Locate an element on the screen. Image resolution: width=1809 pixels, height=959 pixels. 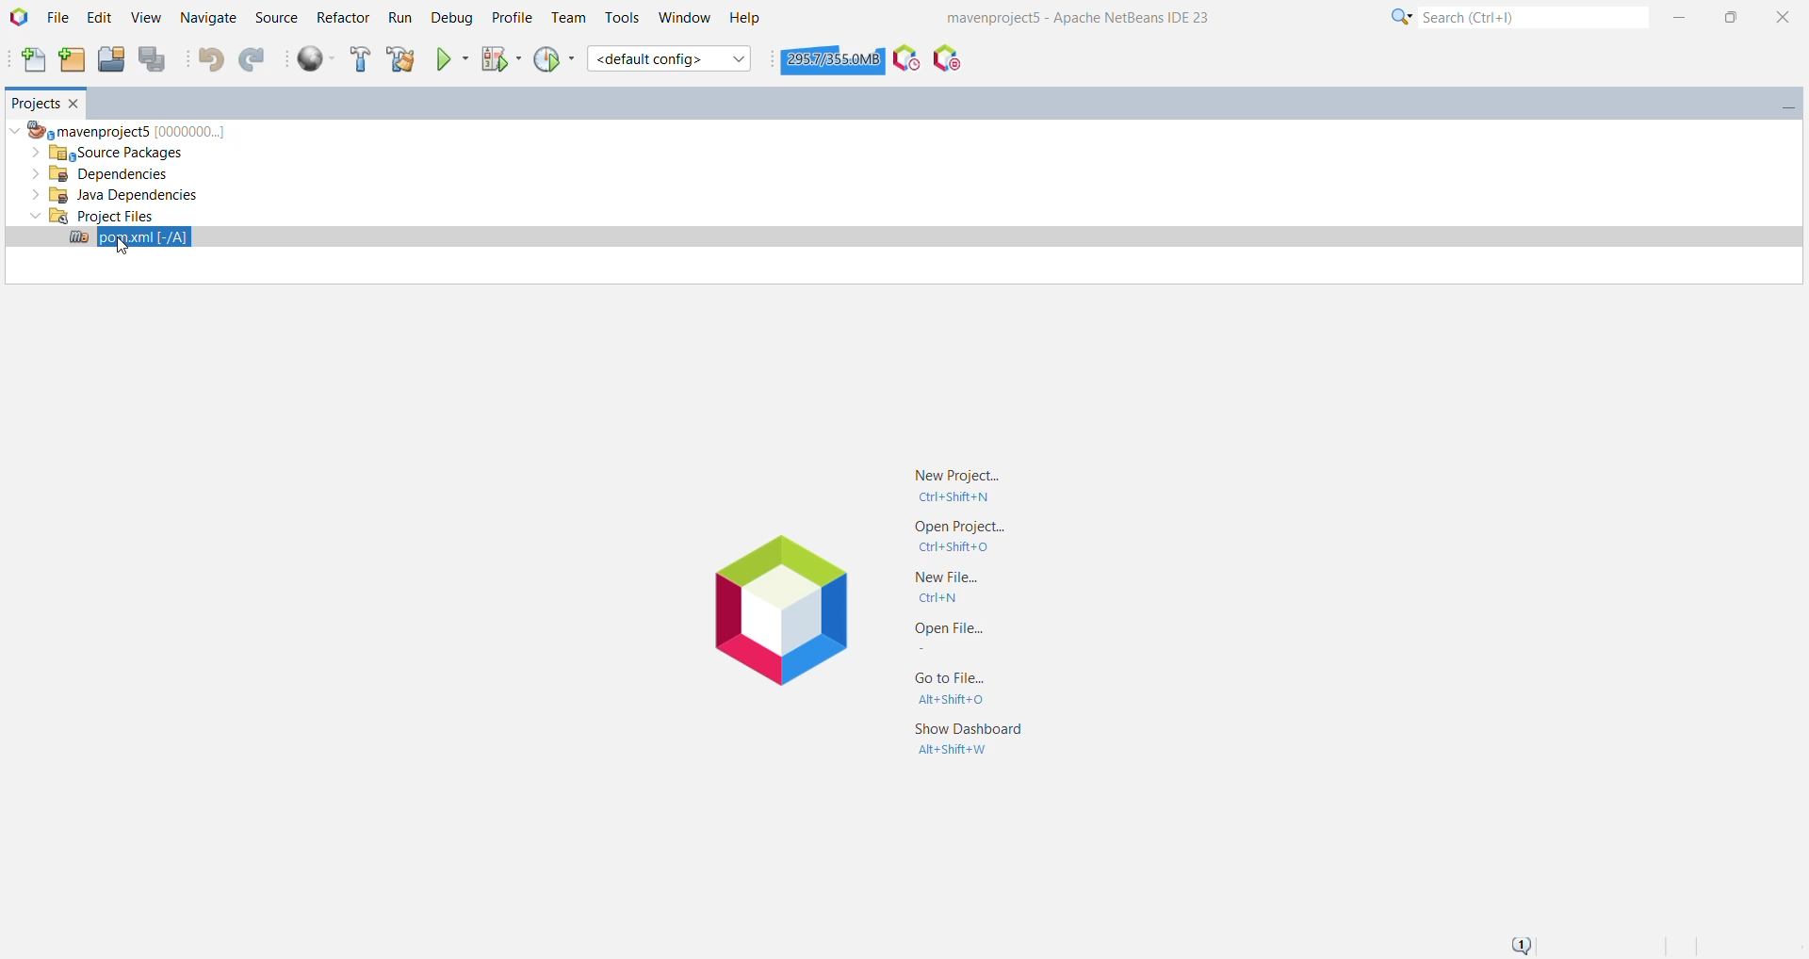
Application Logo is located at coordinates (781, 614).